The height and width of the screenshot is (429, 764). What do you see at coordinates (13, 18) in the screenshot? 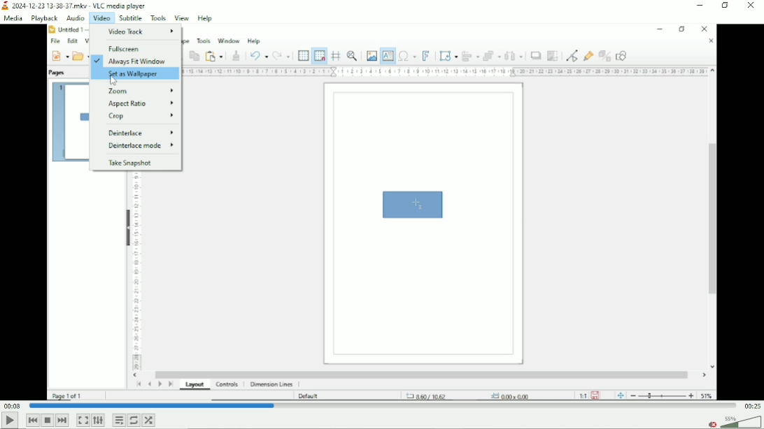
I see `Media` at bounding box center [13, 18].